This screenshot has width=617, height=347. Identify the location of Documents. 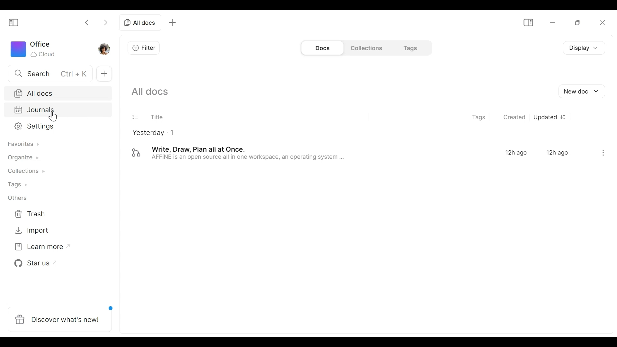
(363, 153).